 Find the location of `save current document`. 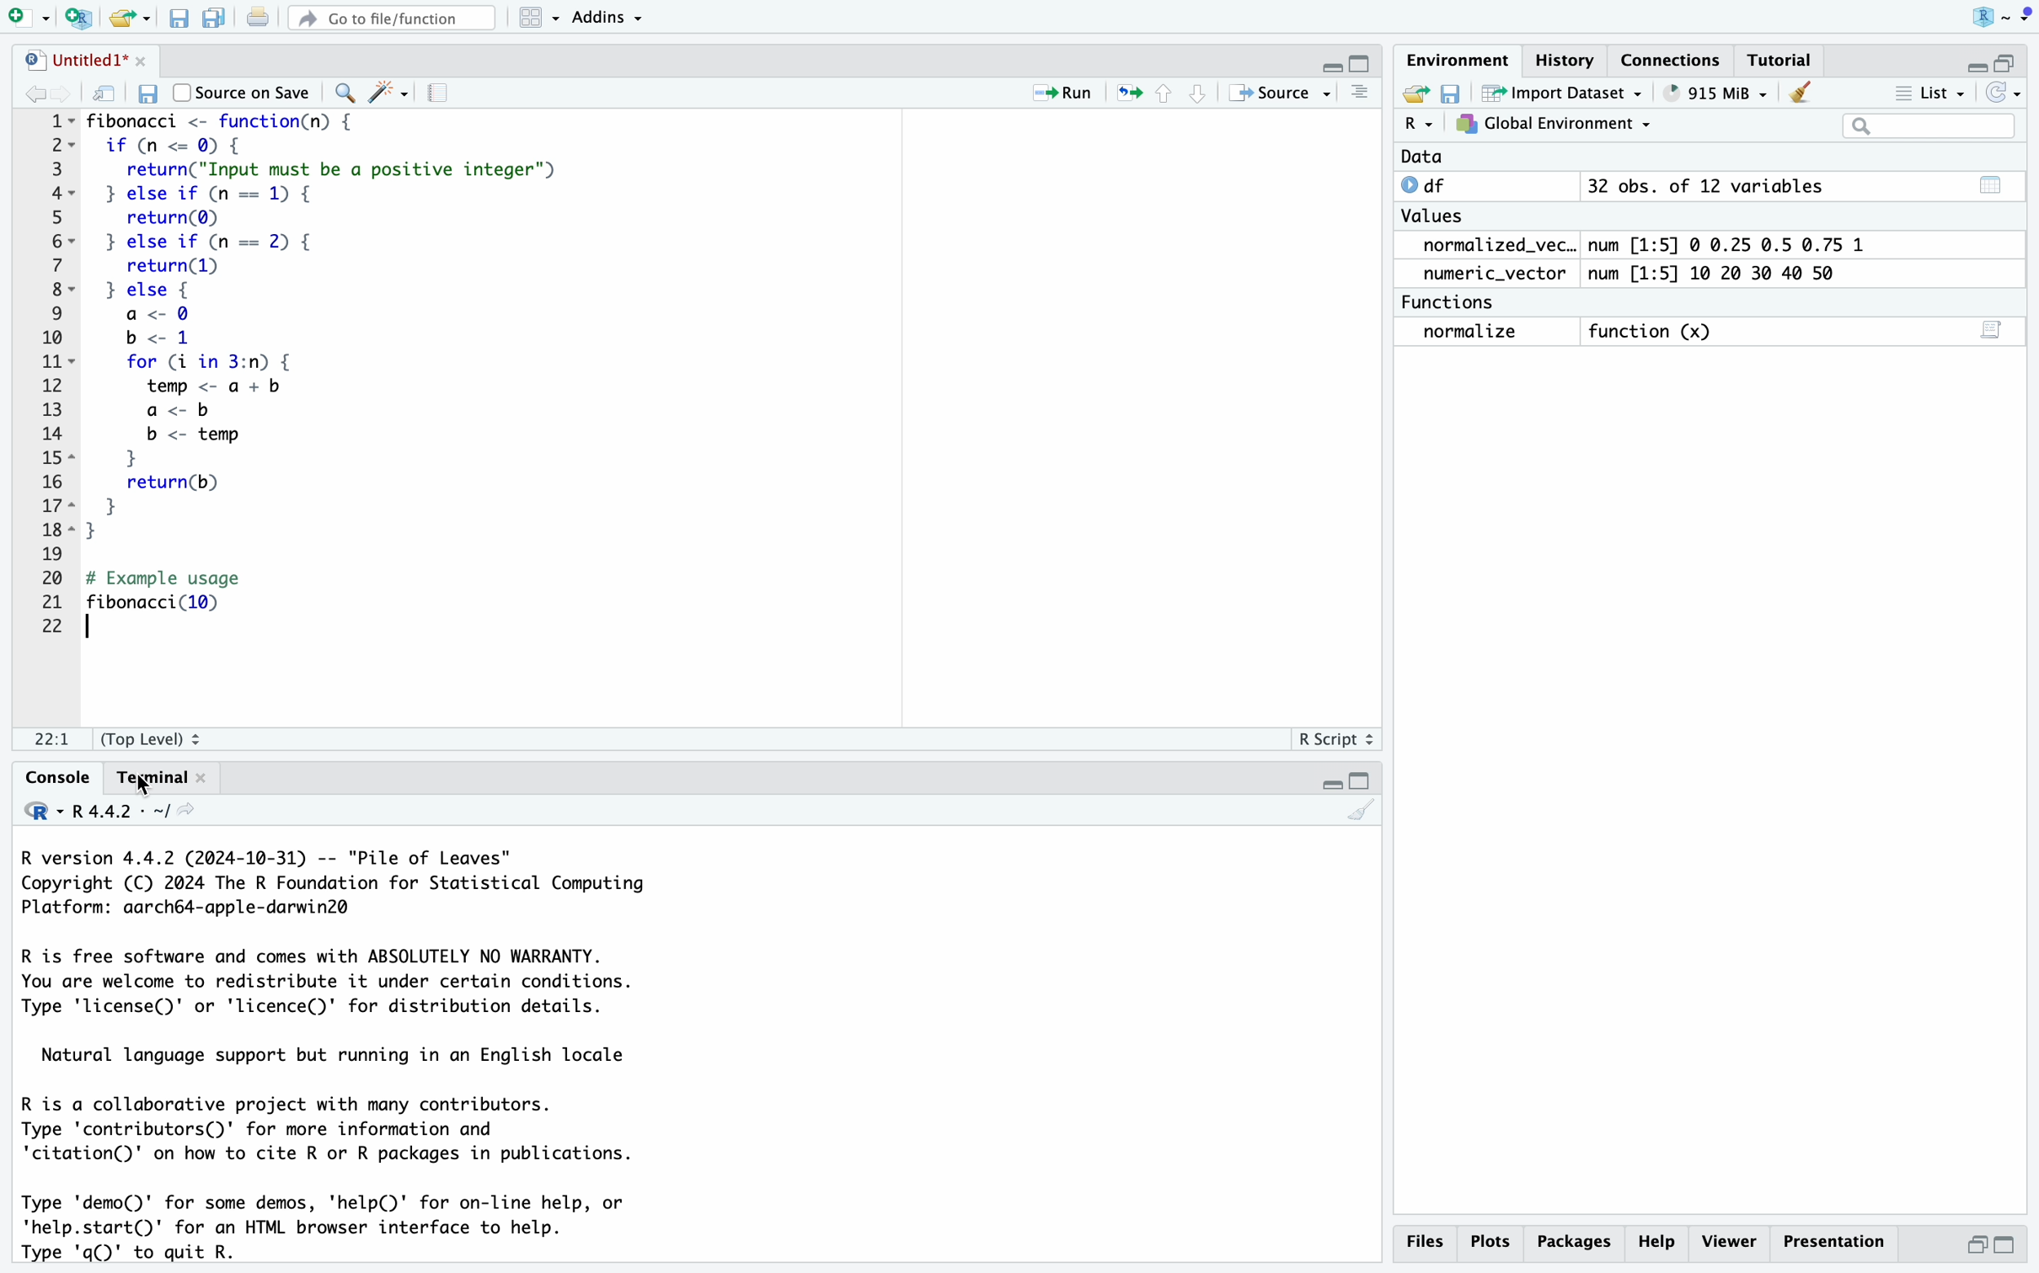

save current document is located at coordinates (147, 93).